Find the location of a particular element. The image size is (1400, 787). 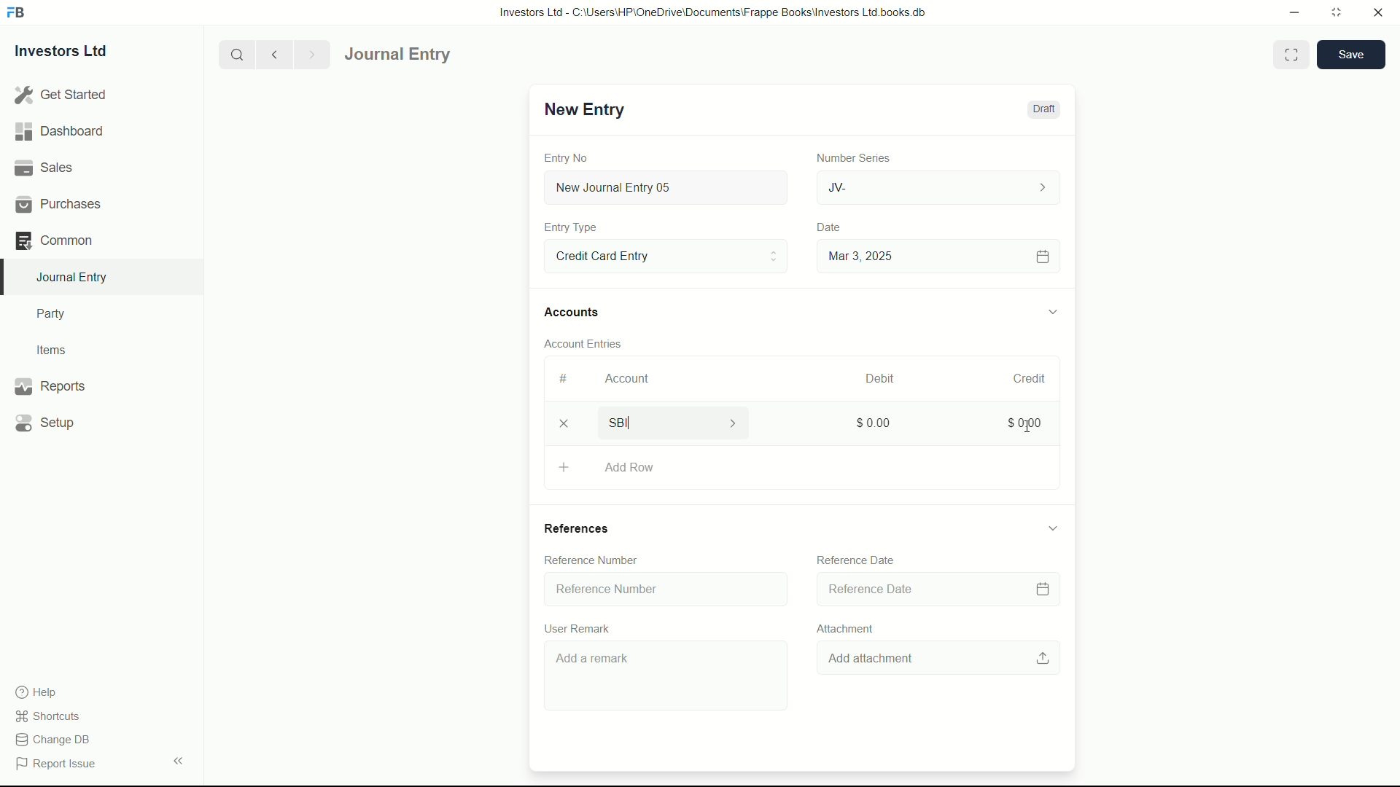

Entry No is located at coordinates (568, 156).